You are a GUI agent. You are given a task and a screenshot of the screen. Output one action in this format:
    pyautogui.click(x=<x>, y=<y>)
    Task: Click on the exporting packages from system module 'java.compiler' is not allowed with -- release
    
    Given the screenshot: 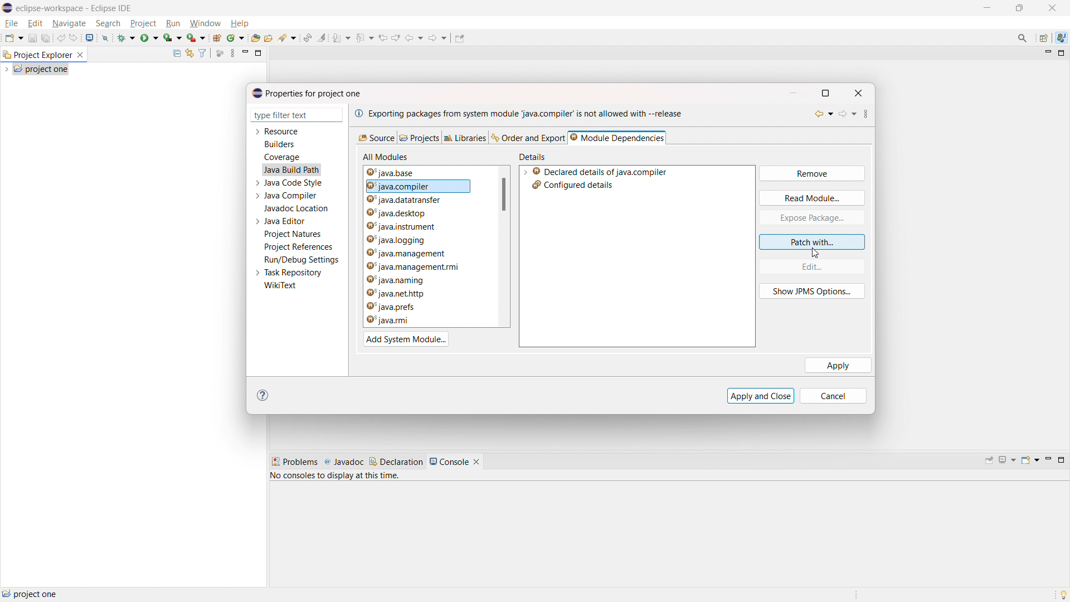 What is the action you would take?
    pyautogui.click(x=521, y=113)
    